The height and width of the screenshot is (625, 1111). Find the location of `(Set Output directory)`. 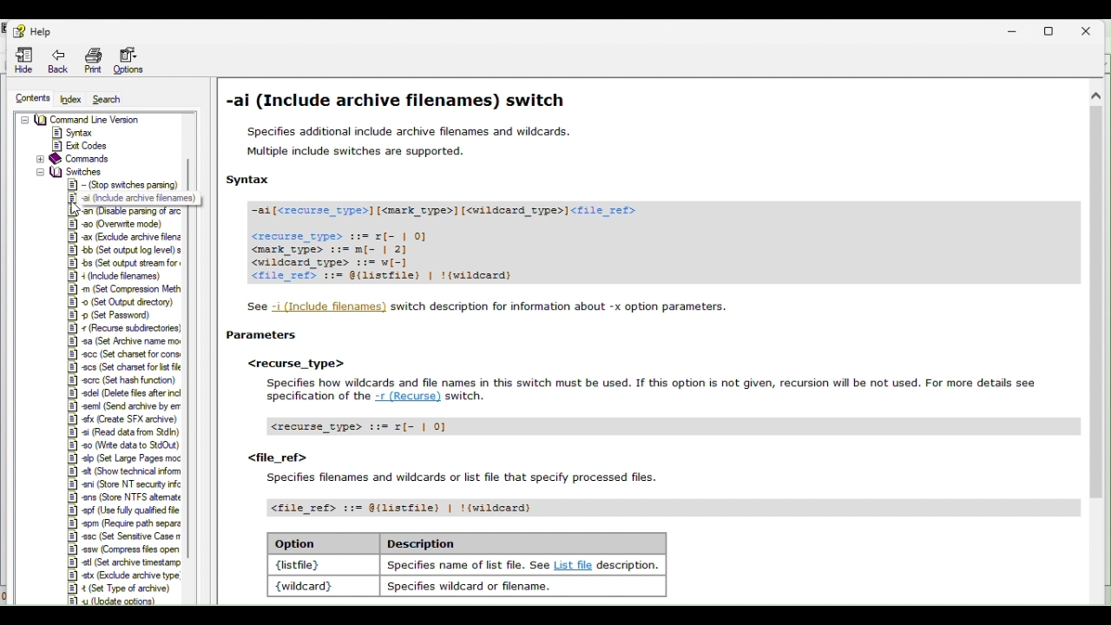

(Set Output directory) is located at coordinates (122, 300).